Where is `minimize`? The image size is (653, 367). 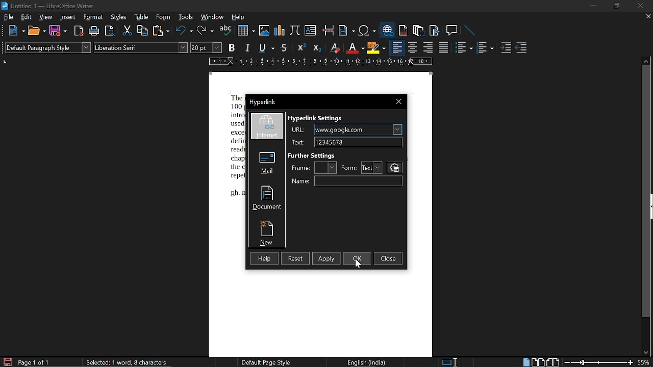
minimize is located at coordinates (593, 6).